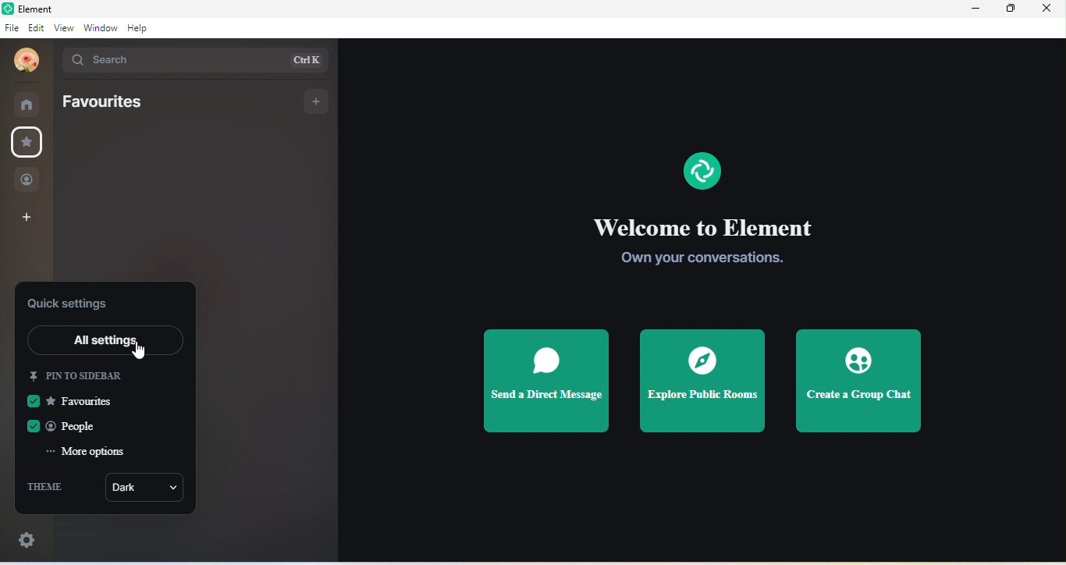 The height and width of the screenshot is (565, 1066). What do you see at coordinates (1050, 12) in the screenshot?
I see `close` at bounding box center [1050, 12].